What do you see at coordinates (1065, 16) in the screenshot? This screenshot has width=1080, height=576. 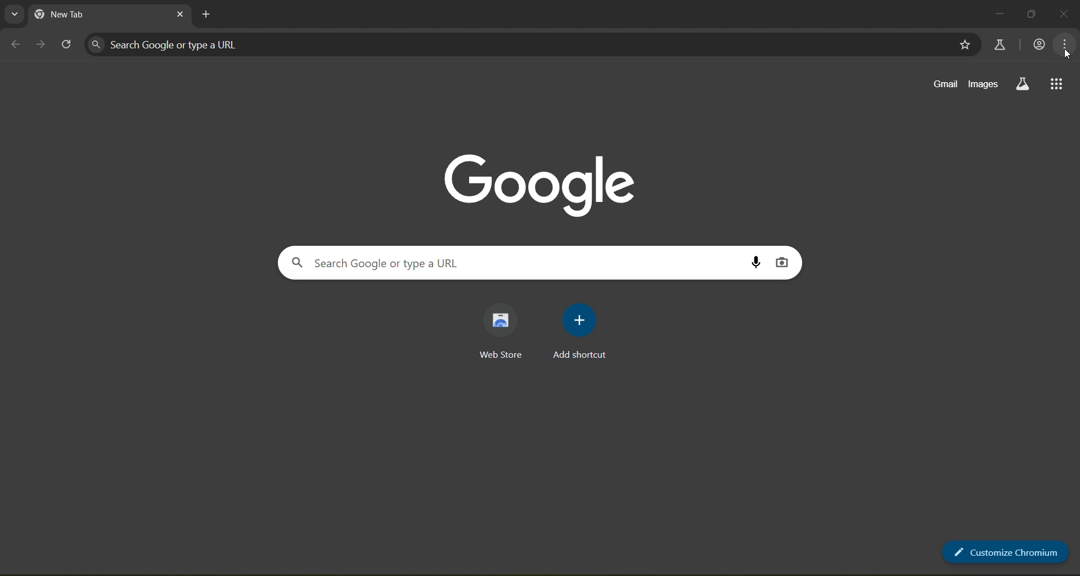 I see `close` at bounding box center [1065, 16].